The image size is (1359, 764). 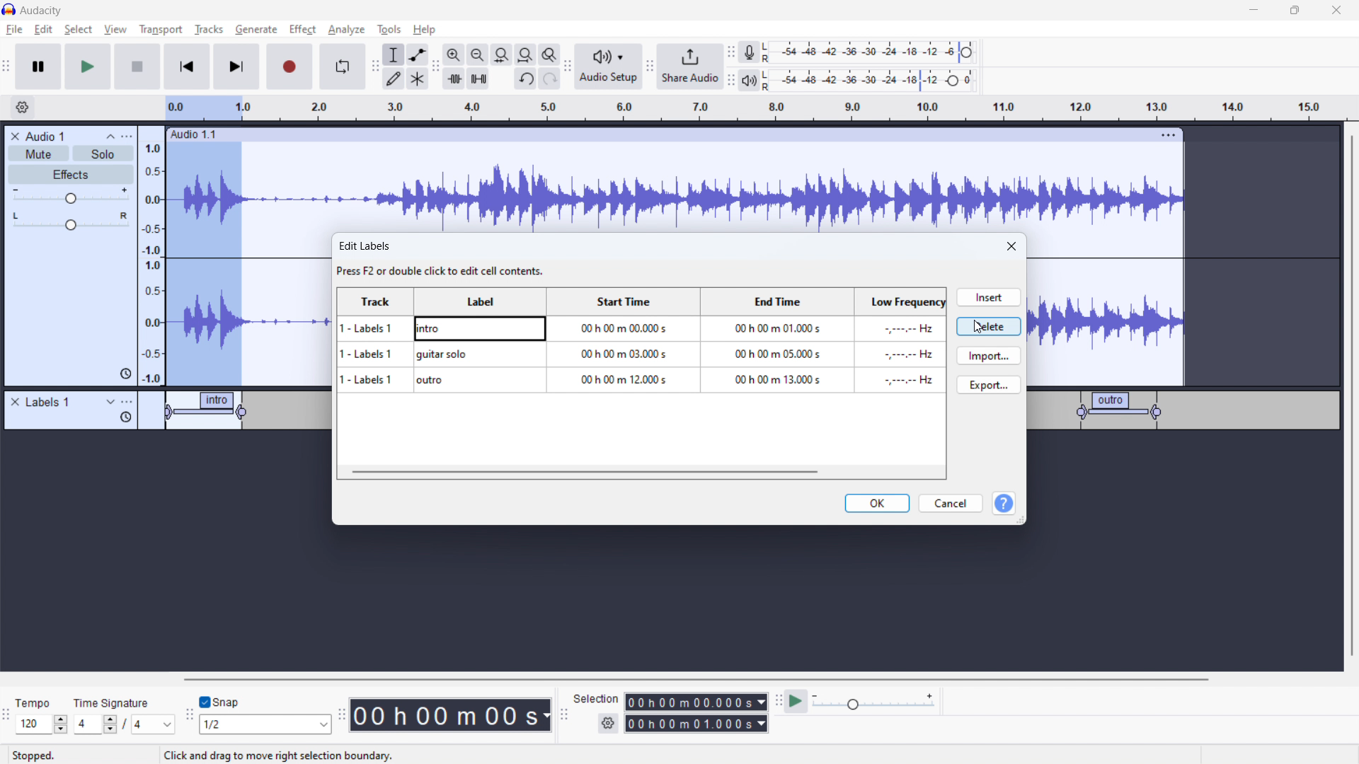 I want to click on close, so click(x=1013, y=247).